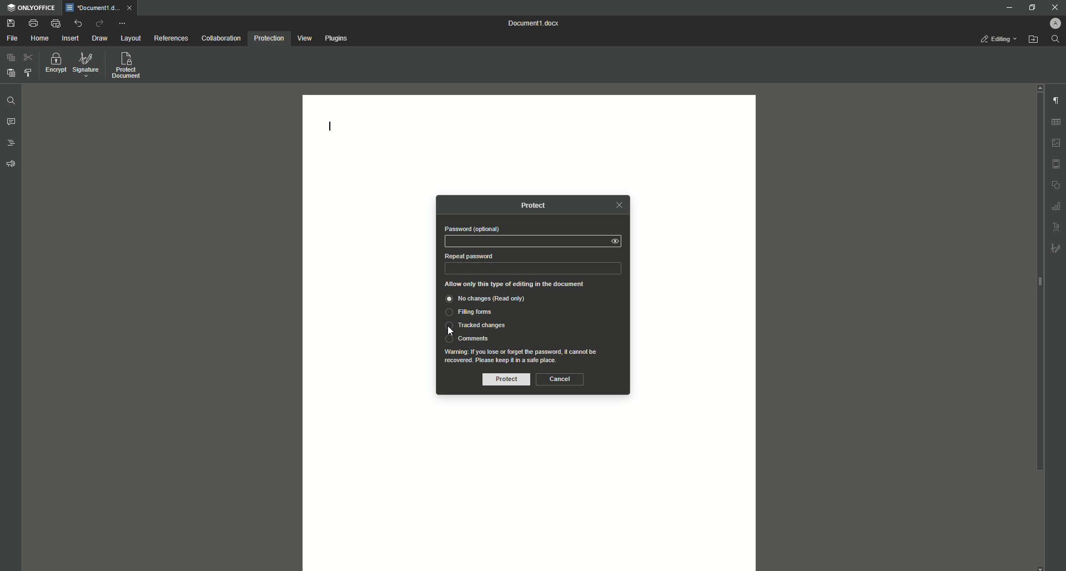 The height and width of the screenshot is (571, 1066). Describe the element at coordinates (269, 39) in the screenshot. I see `Protection` at that location.